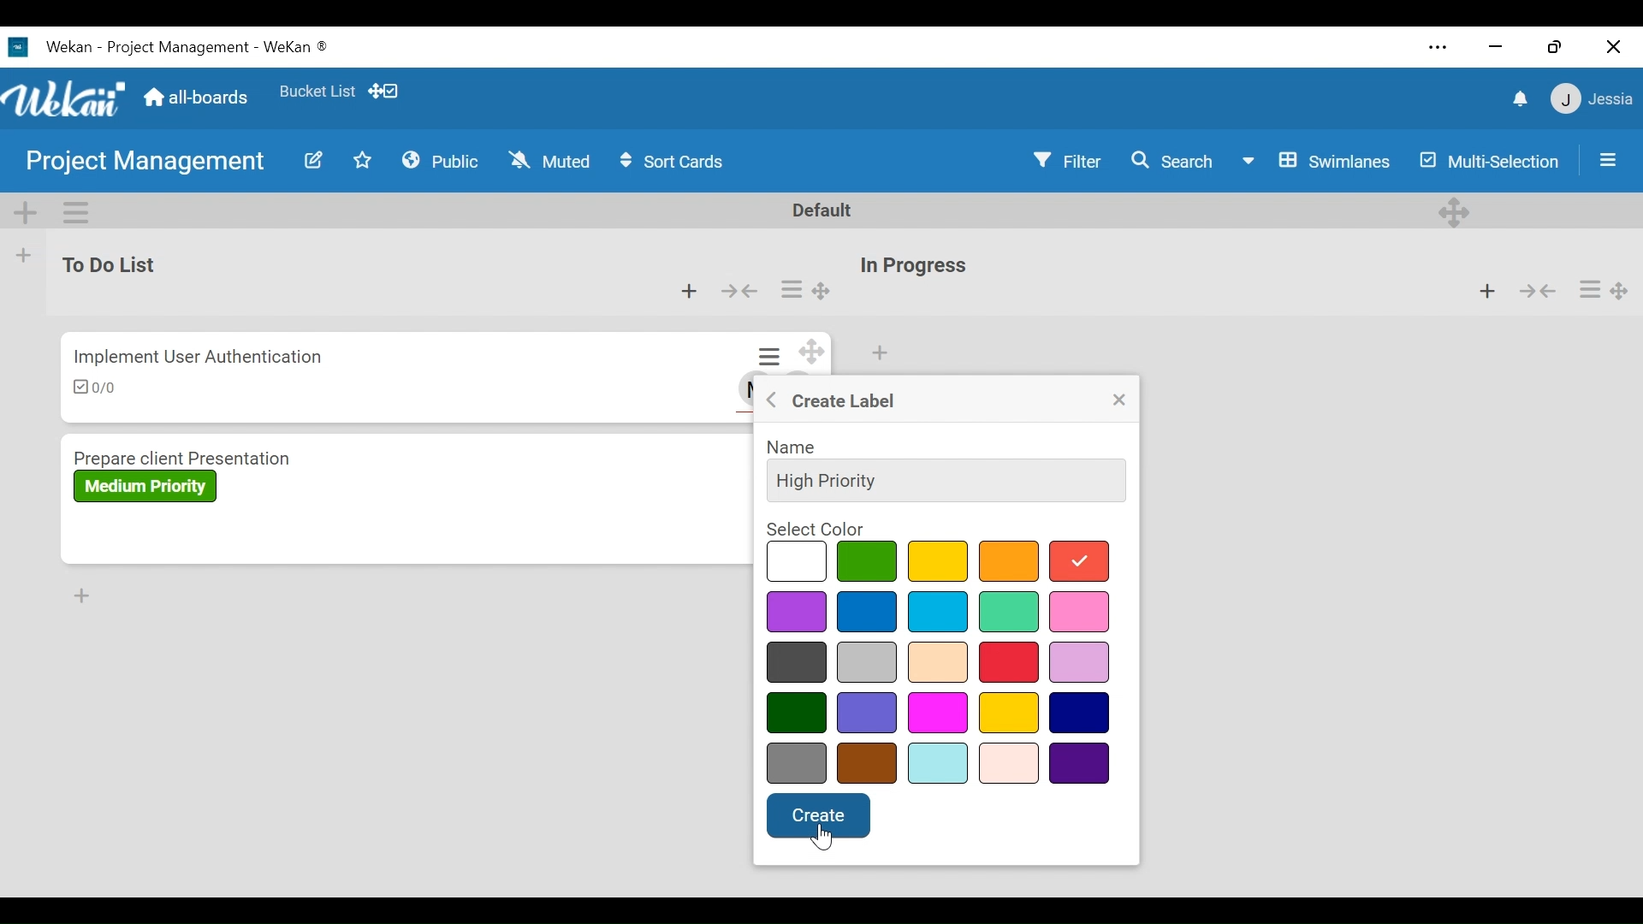  I want to click on Desktop drag handle, so click(822, 293).